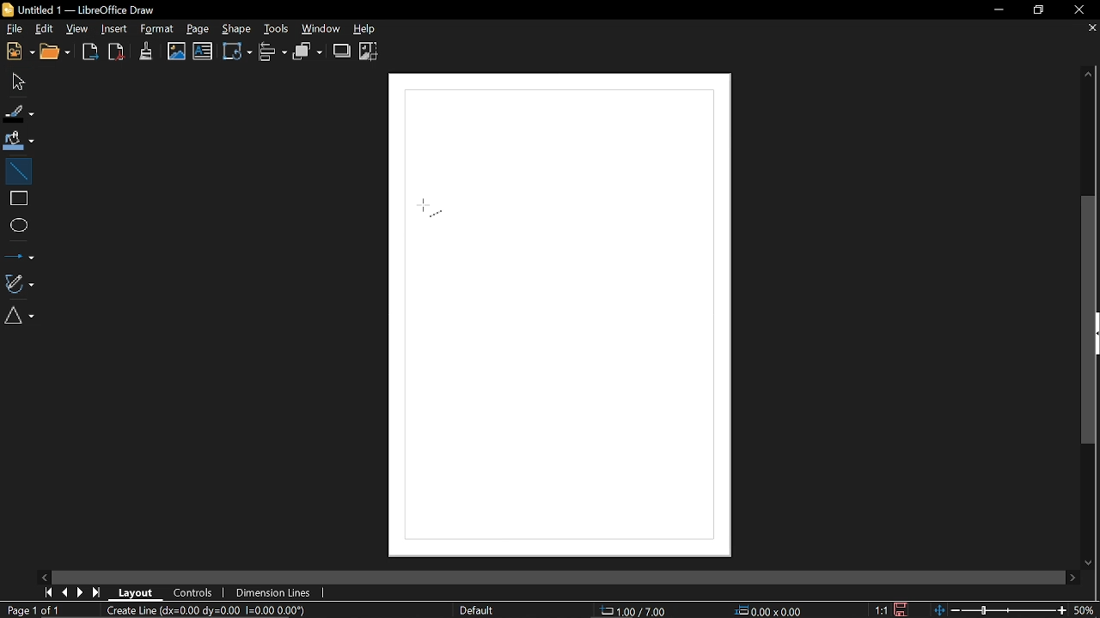 This screenshot has width=1100, height=618. What do you see at coordinates (14, 28) in the screenshot?
I see `File` at bounding box center [14, 28].